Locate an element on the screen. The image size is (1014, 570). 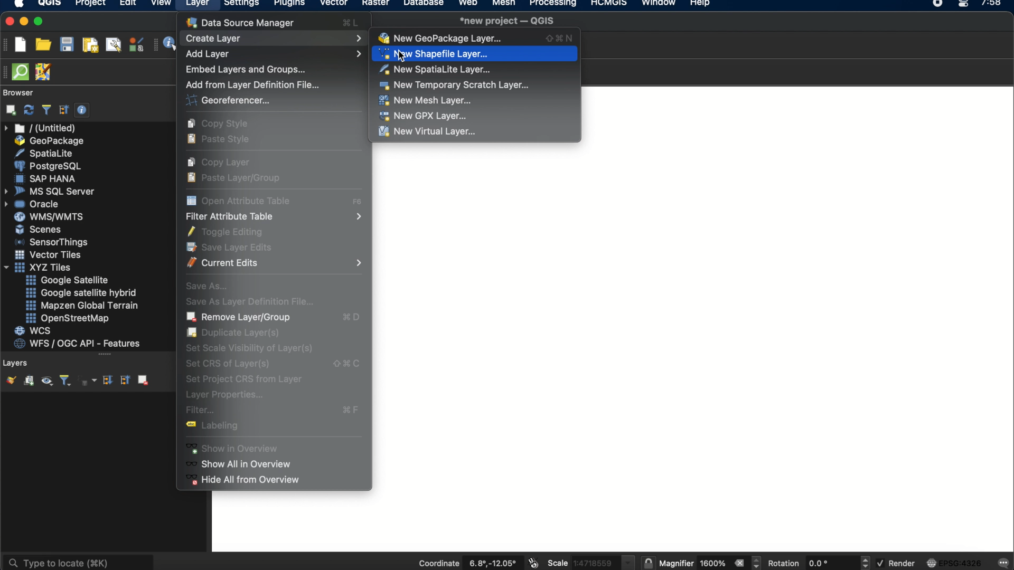
control center macOS is located at coordinates (963, 5).